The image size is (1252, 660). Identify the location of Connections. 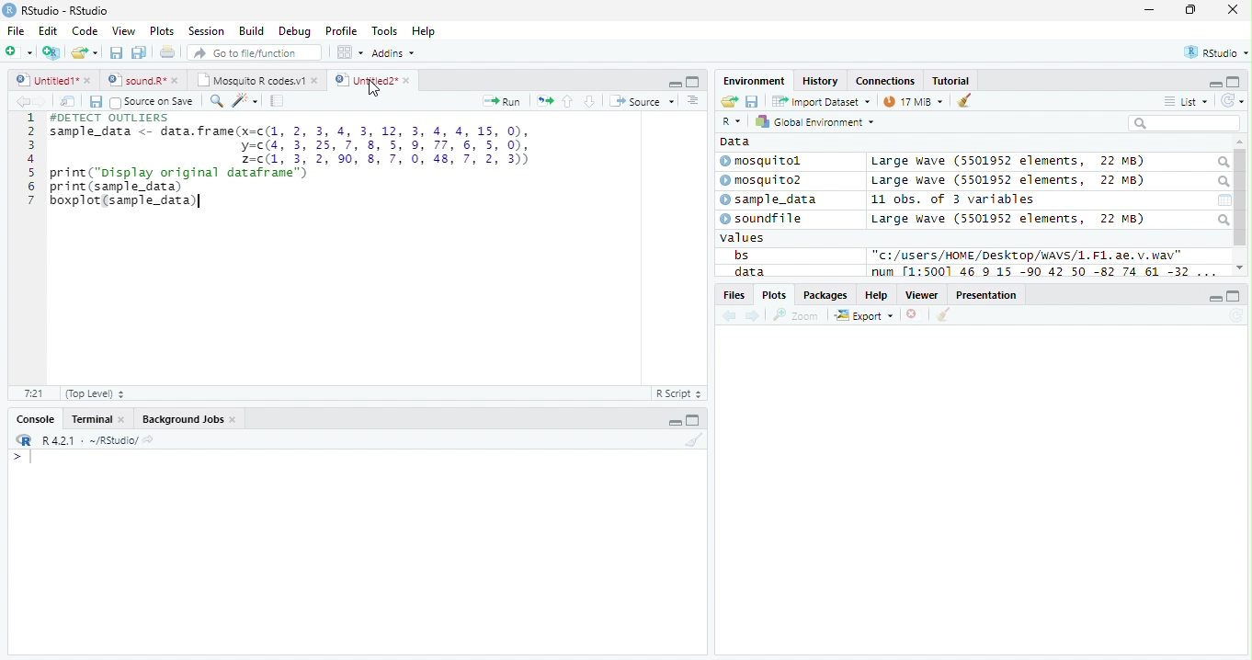
(886, 80).